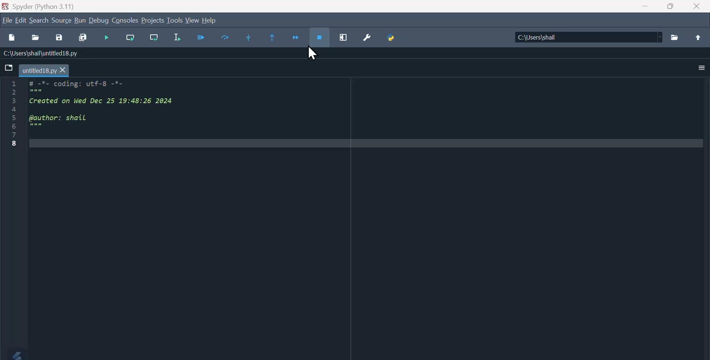 The width and height of the screenshot is (710, 360). What do you see at coordinates (81, 20) in the screenshot?
I see `Run` at bounding box center [81, 20].